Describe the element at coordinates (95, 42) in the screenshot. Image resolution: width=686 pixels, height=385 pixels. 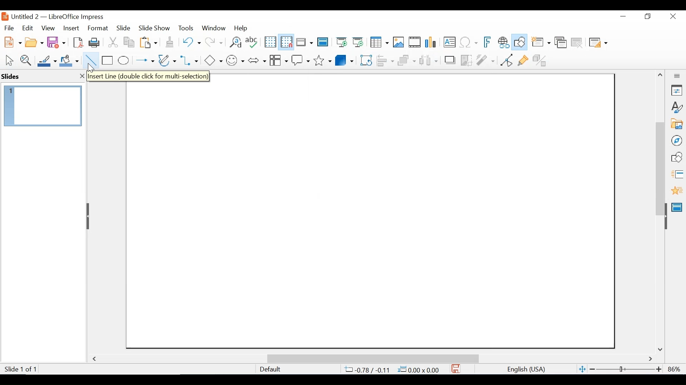
I see `Print` at that location.